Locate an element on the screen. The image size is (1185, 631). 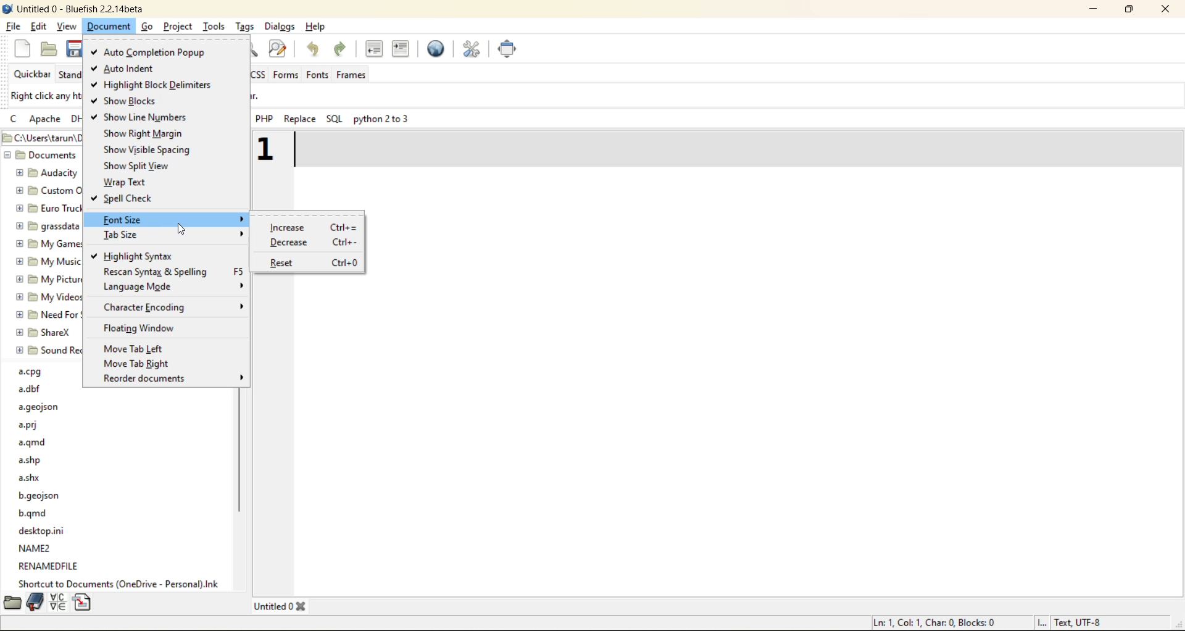
Untitled 0 - Bluefish 2.2.14beta is located at coordinates (77, 8).